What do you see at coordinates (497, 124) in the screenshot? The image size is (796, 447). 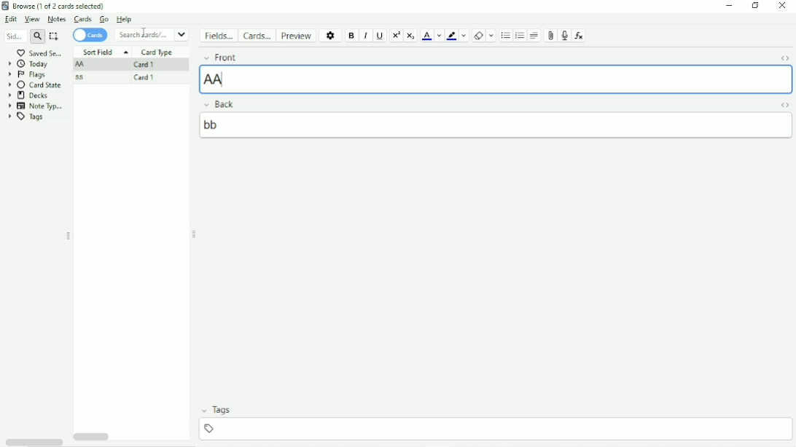 I see `edit back` at bounding box center [497, 124].